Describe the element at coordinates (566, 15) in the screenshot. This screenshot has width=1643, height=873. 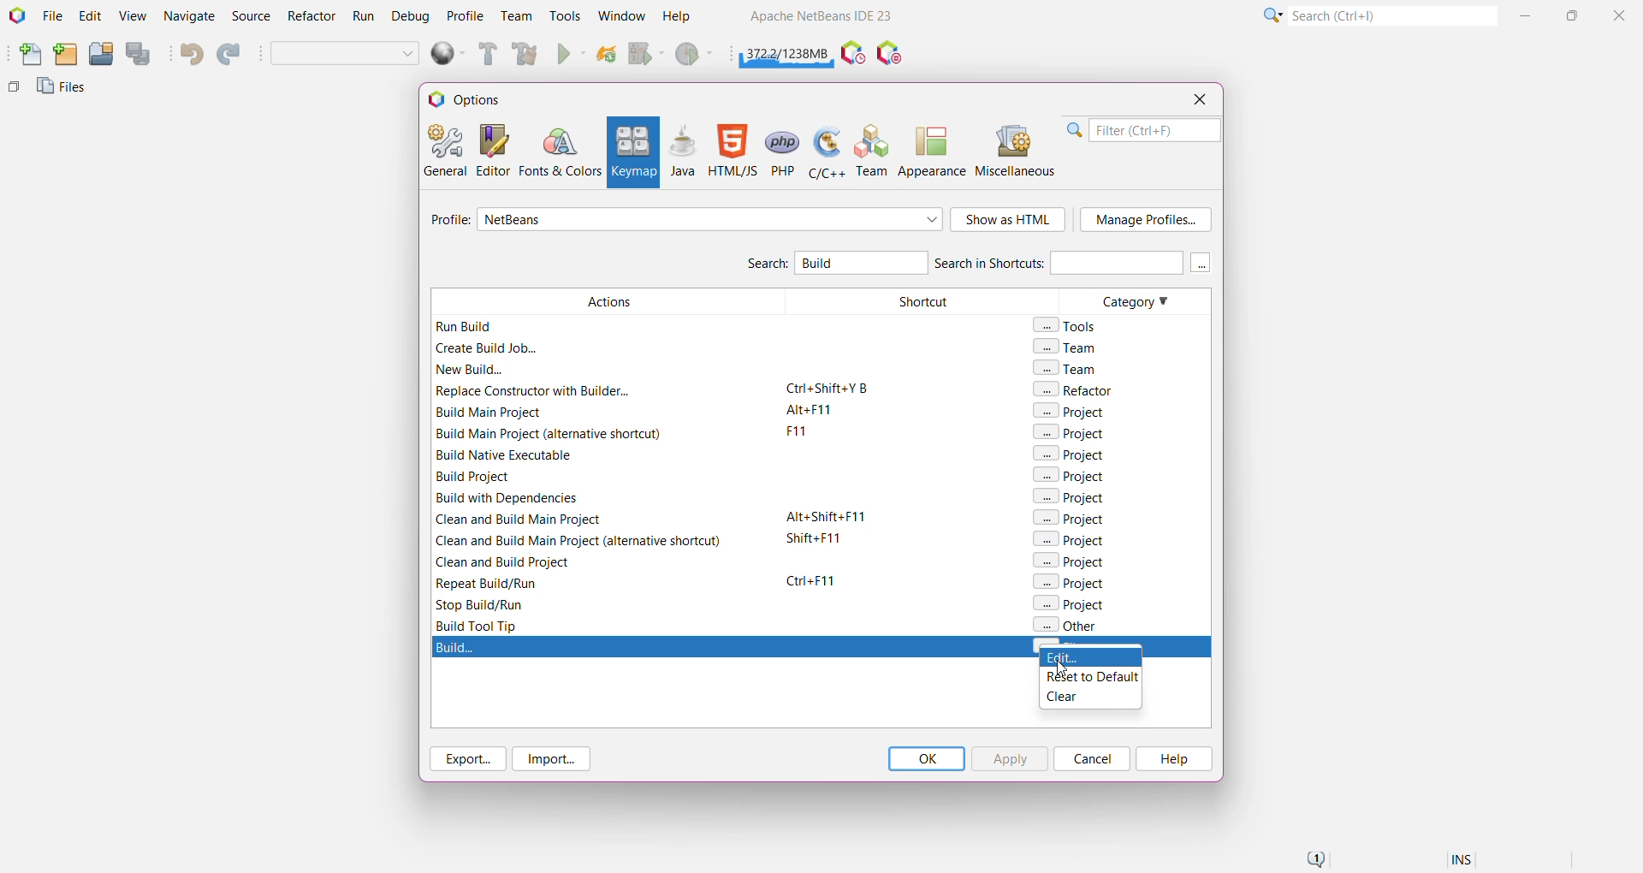
I see `Tools` at that location.